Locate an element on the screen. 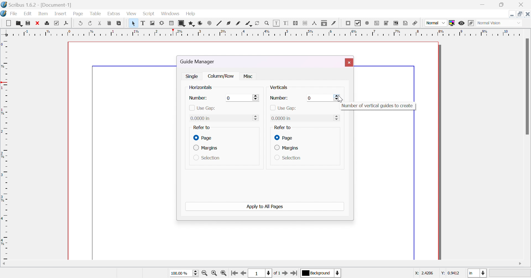 Image resolution: width=531 pixels, height=278 pixels. slider is located at coordinates (338, 117).